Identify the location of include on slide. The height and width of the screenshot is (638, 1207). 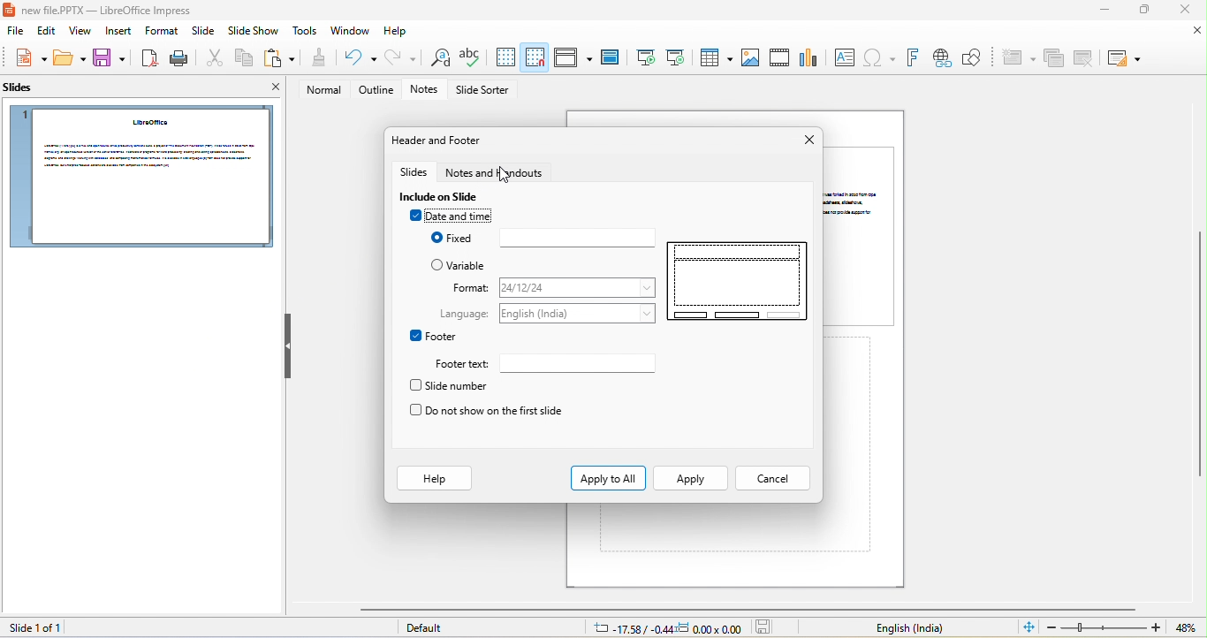
(444, 197).